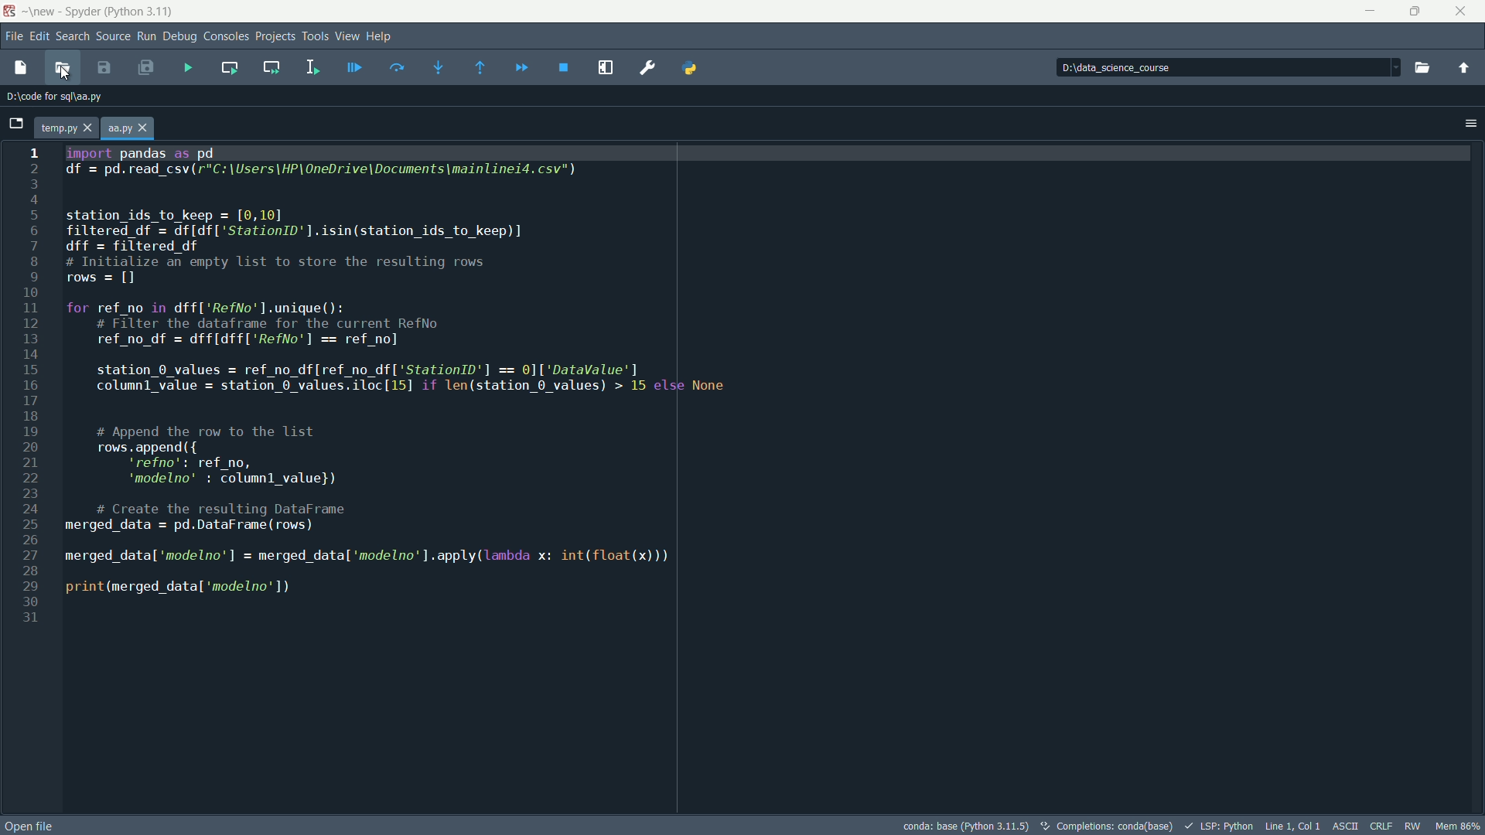 This screenshot has height=835, width=1485. I want to click on continue execution until next breakpoint, so click(519, 68).